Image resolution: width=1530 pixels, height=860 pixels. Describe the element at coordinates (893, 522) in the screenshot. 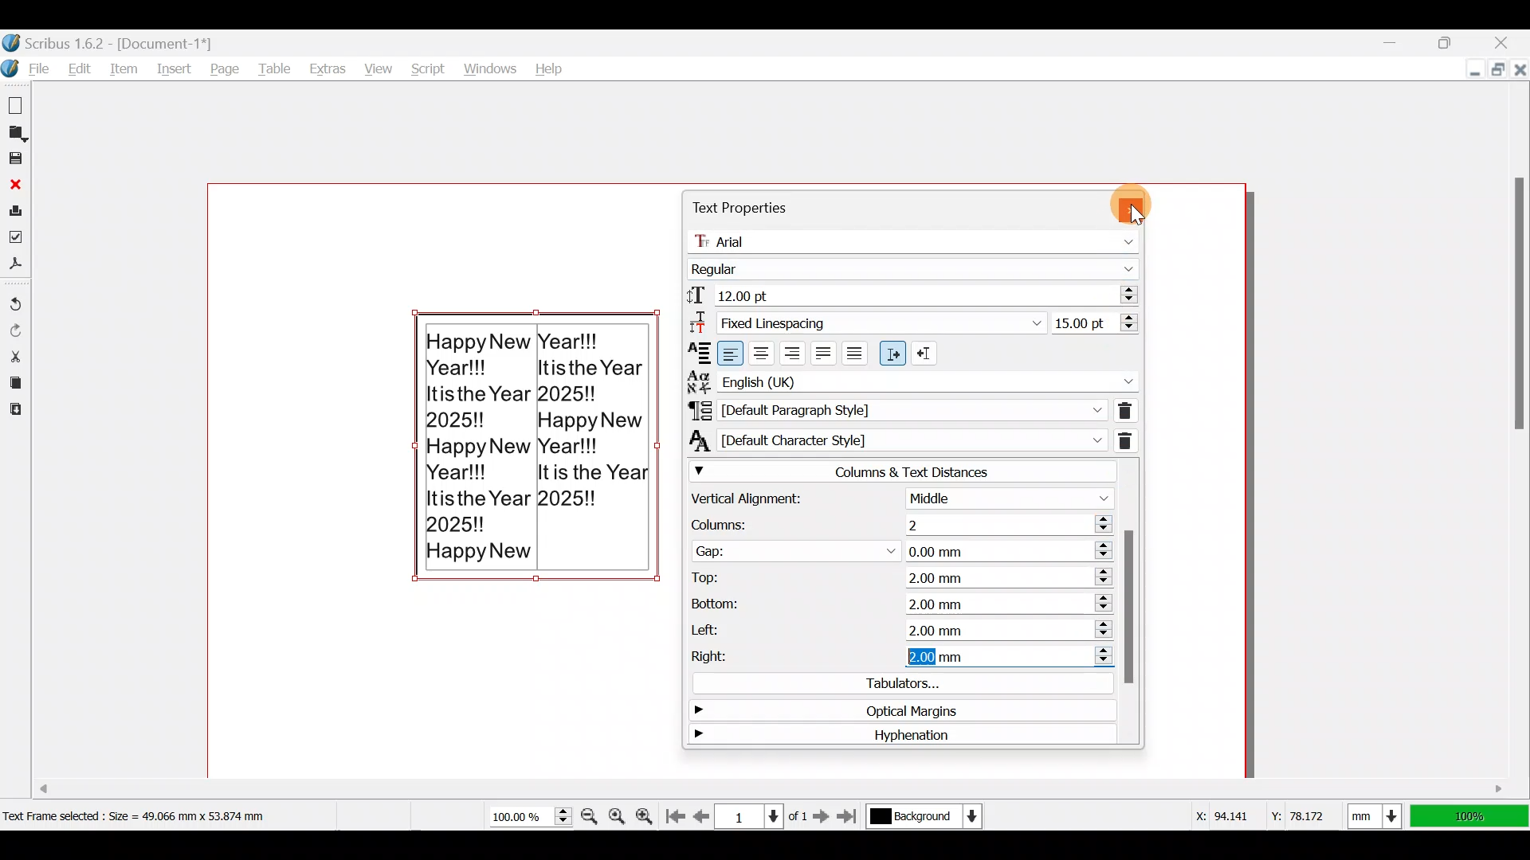

I see `Columns` at that location.